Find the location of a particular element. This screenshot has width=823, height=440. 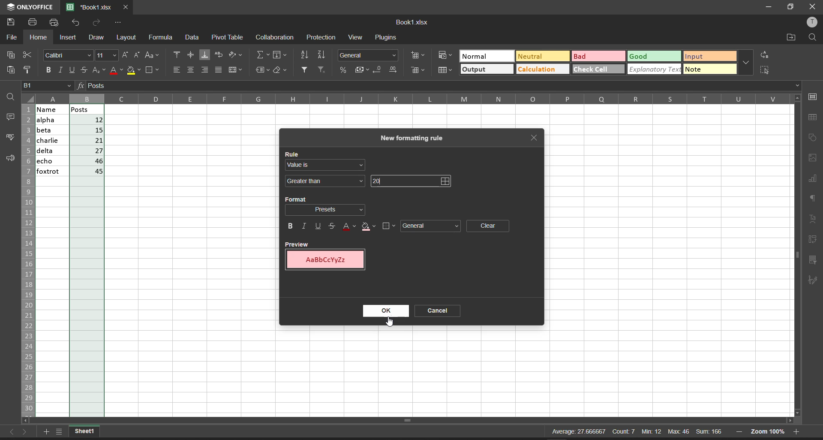

general is located at coordinates (432, 226).